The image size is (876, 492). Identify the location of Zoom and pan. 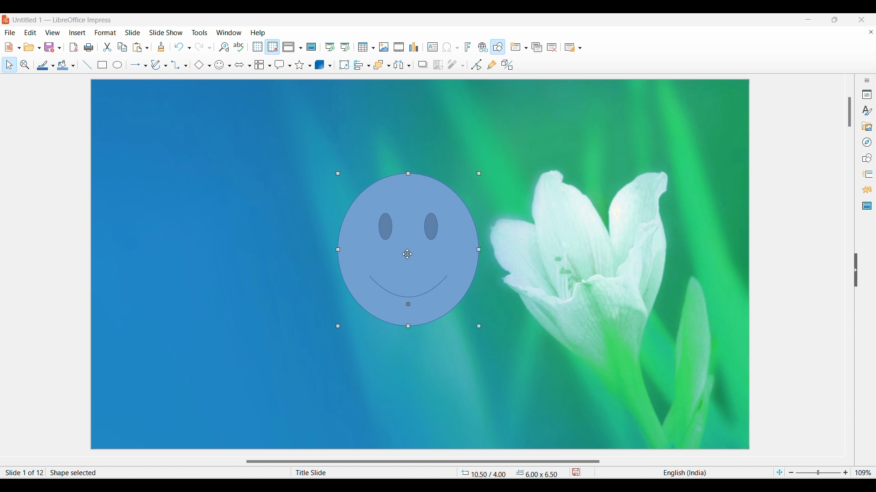
(25, 65).